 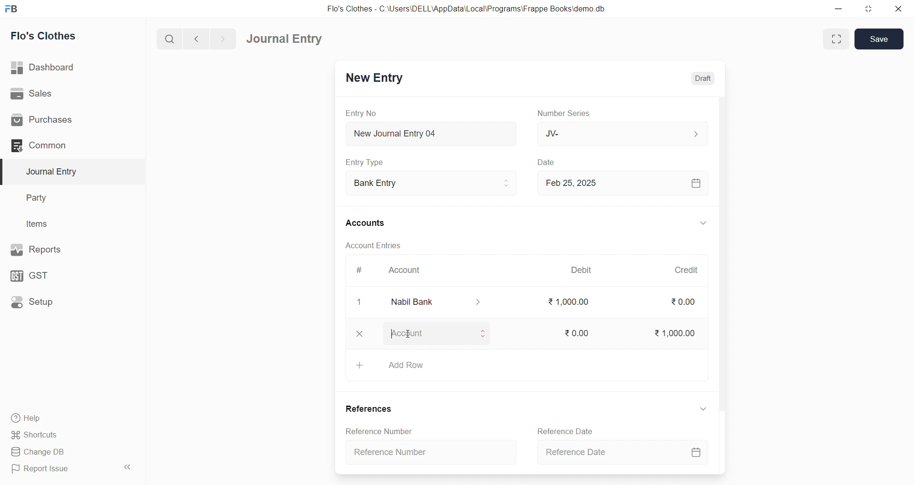 I want to click on Bank Entry, so click(x=430, y=184).